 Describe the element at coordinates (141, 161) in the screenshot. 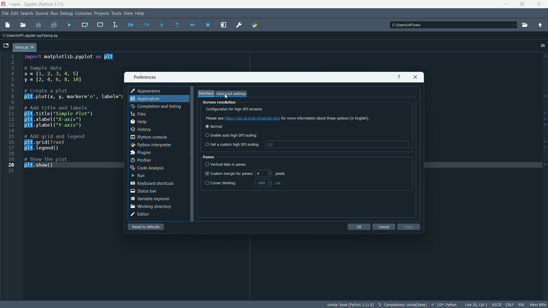

I see `profiler` at that location.